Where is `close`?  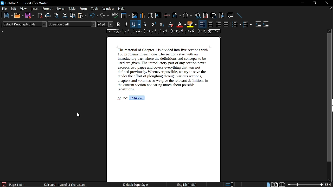 close is located at coordinates (327, 3).